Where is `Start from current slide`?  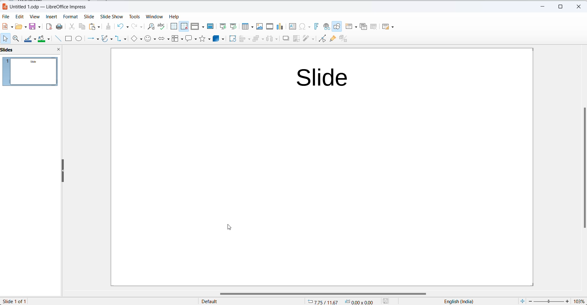
Start from current slide is located at coordinates (233, 27).